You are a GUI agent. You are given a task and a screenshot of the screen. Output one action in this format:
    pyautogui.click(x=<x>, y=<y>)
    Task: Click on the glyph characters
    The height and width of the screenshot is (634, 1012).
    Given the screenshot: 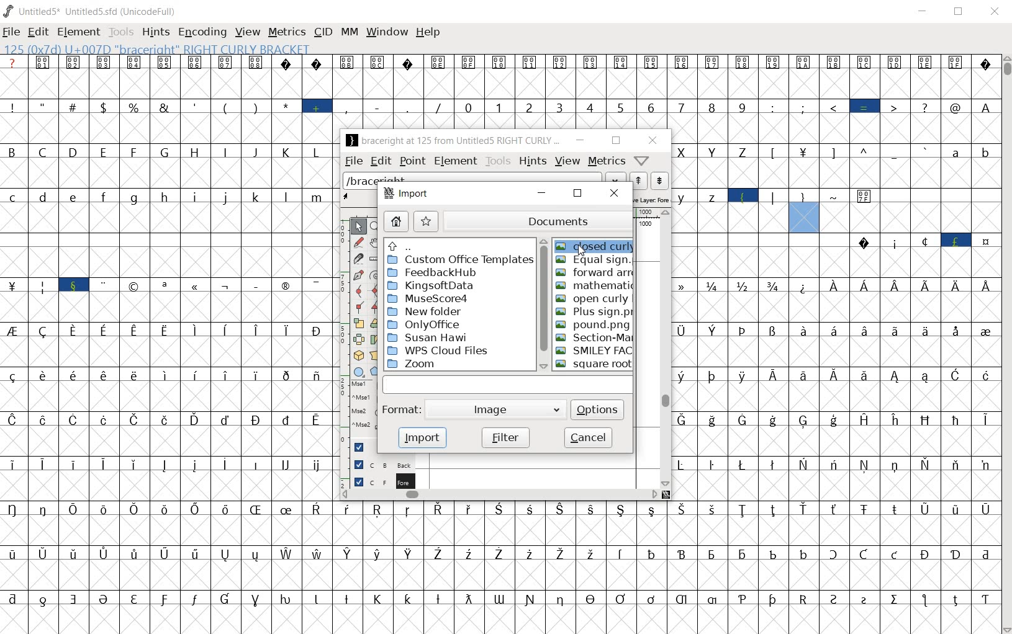 What is the action you would take?
    pyautogui.click(x=166, y=345)
    